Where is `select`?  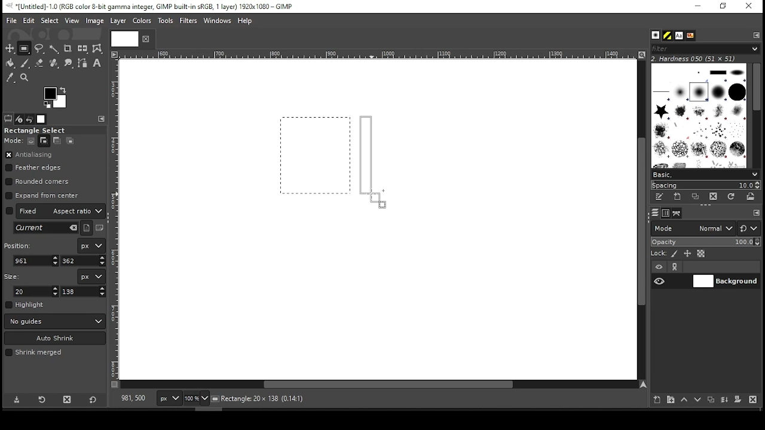
select is located at coordinates (49, 20).